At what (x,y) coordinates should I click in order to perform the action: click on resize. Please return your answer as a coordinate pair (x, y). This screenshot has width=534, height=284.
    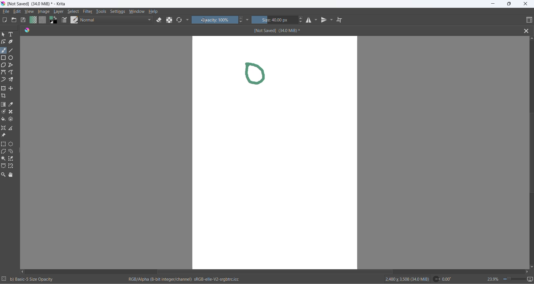
    Looking at the image, I should click on (20, 150).